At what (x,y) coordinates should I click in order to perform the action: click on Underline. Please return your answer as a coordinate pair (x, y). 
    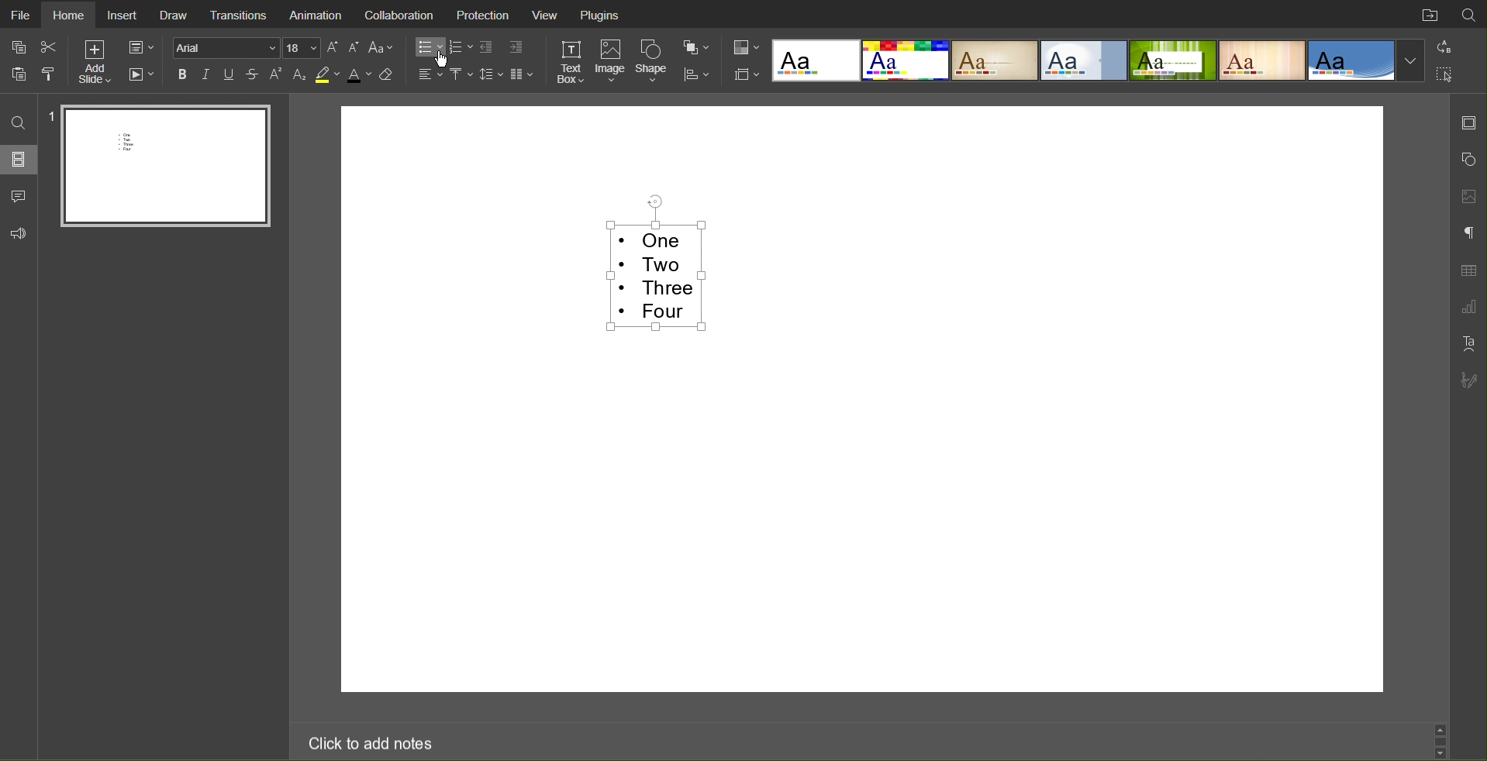
    Looking at the image, I should click on (230, 74).